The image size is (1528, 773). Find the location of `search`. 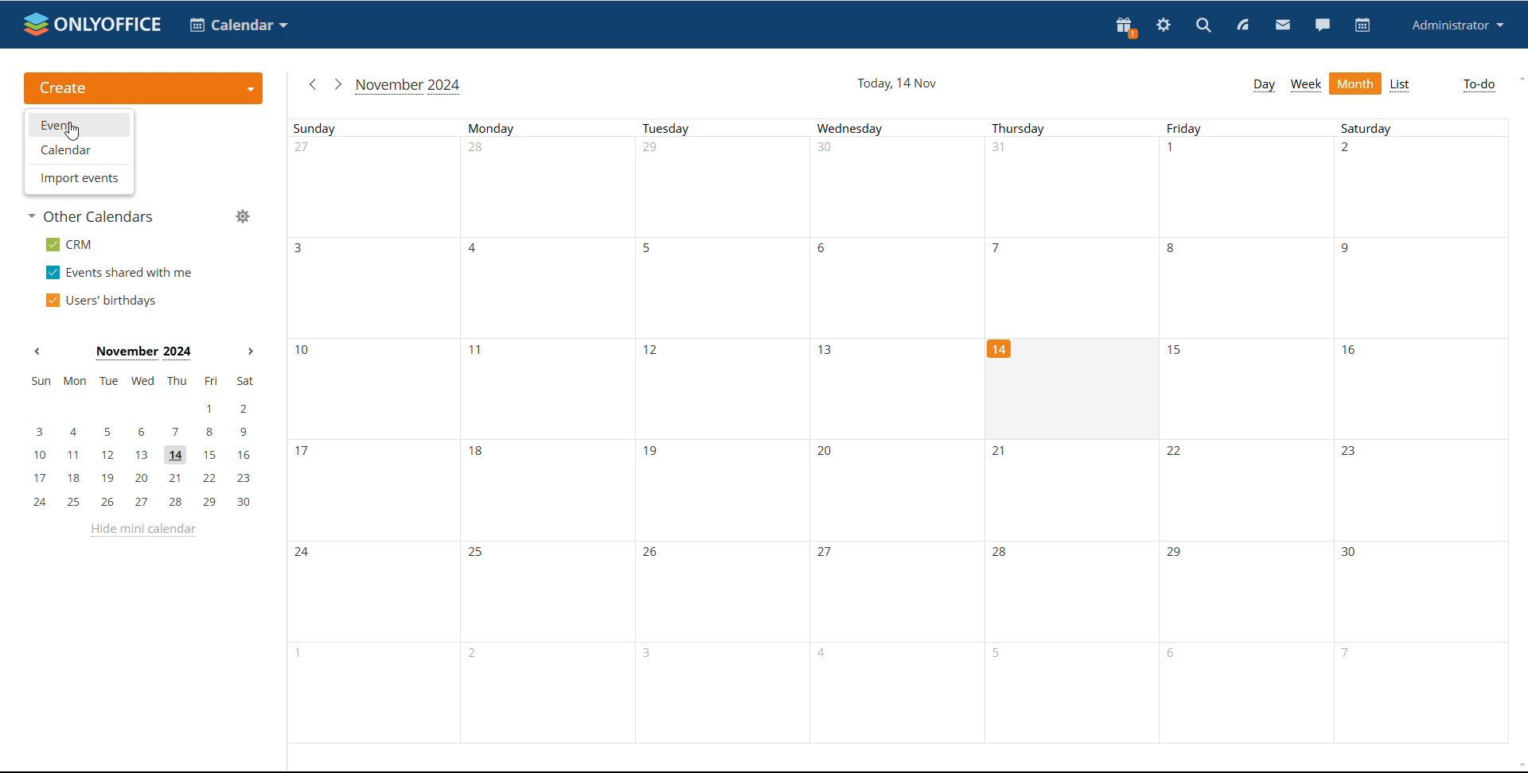

search is located at coordinates (1203, 26).